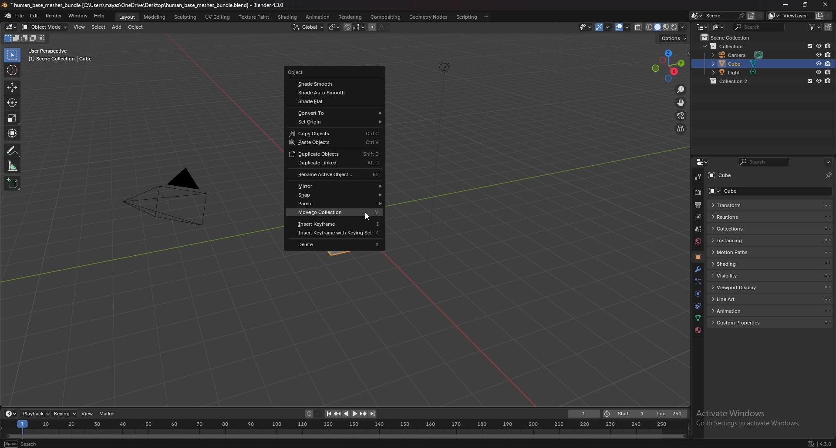 This screenshot has height=448, width=836. Describe the element at coordinates (805, 4) in the screenshot. I see `resize` at that location.